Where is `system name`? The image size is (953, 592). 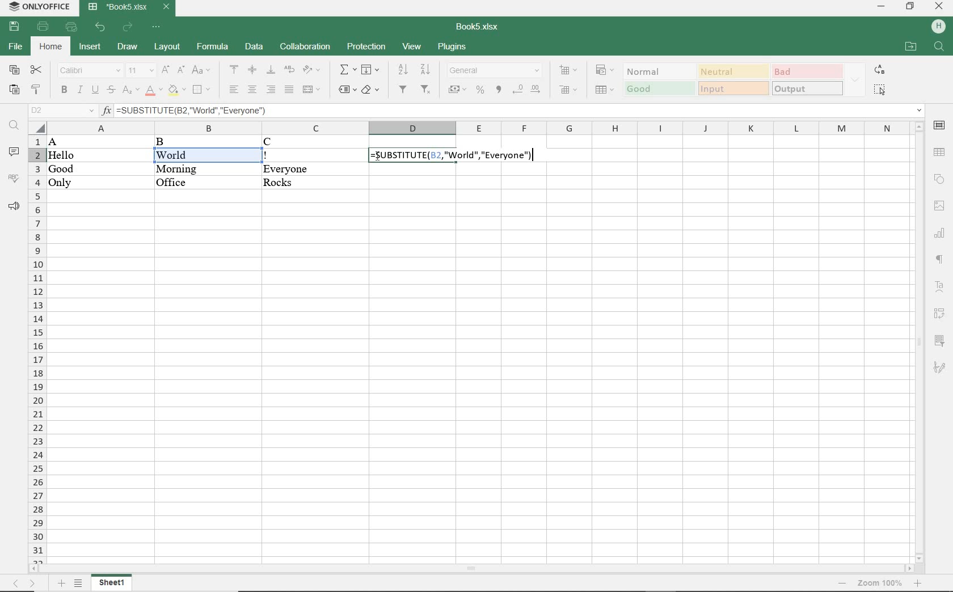
system name is located at coordinates (37, 7).